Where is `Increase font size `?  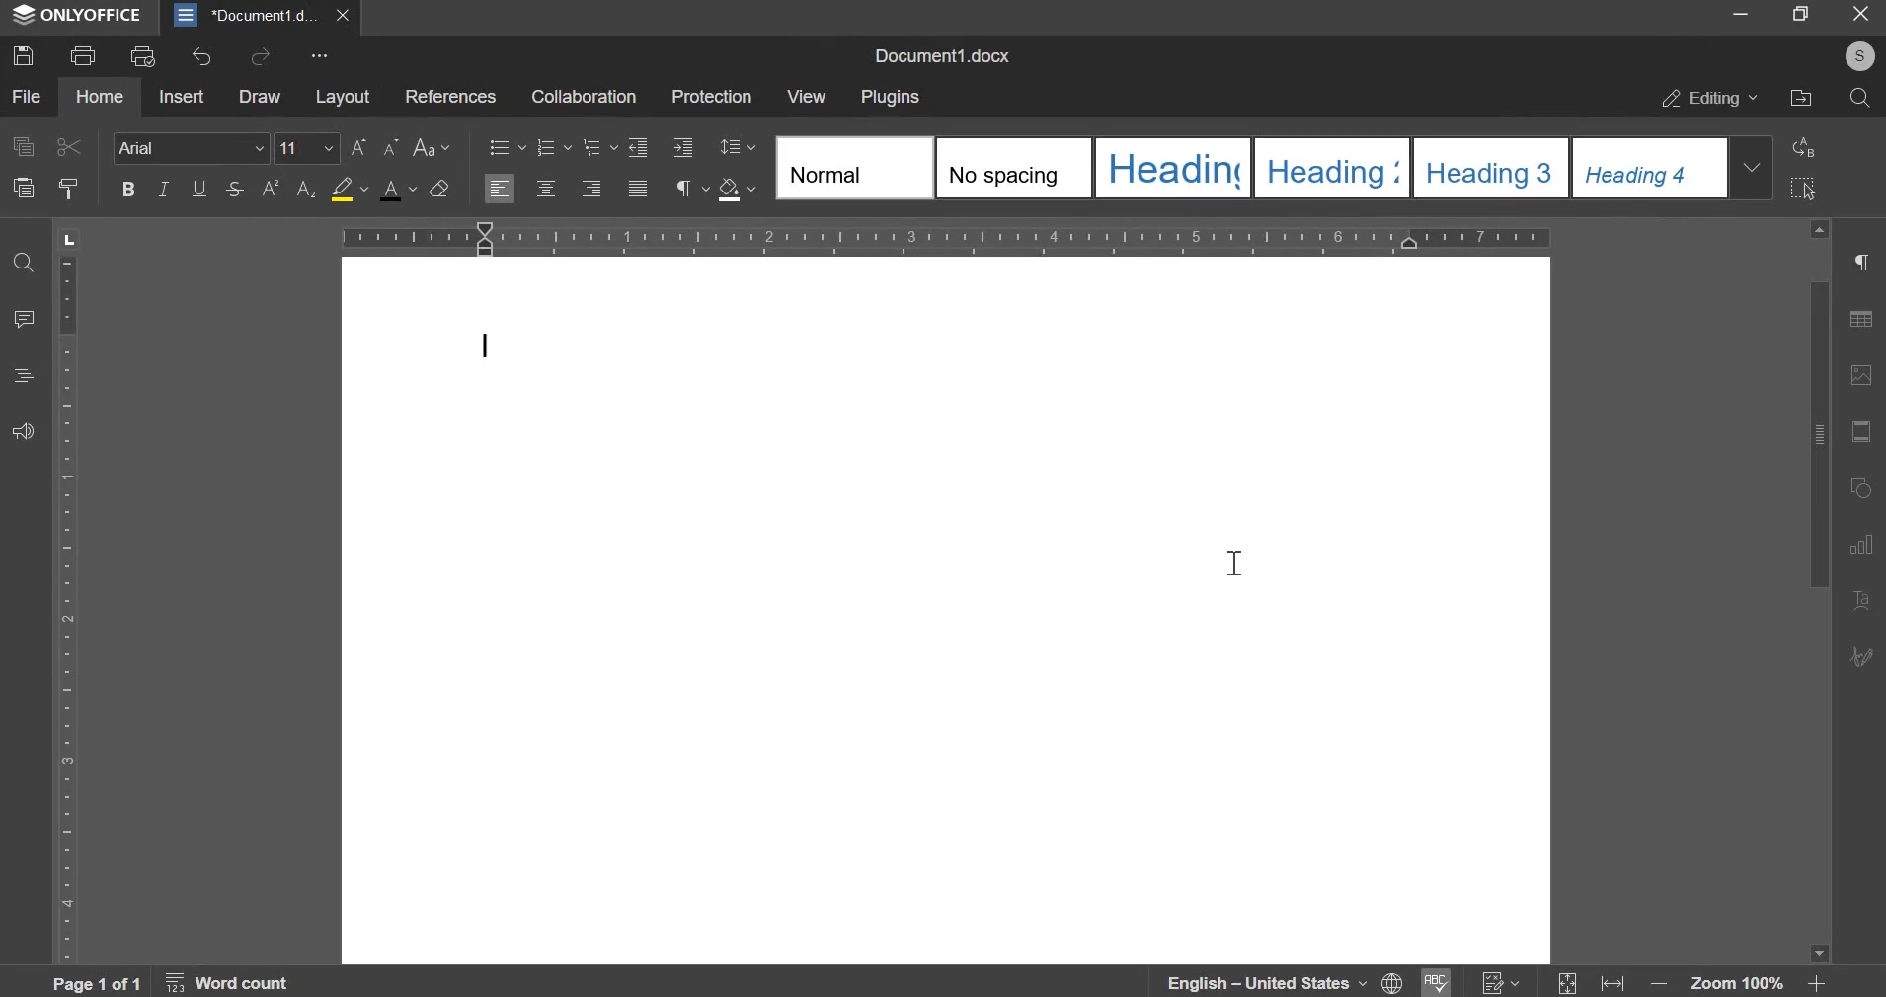 Increase font size  is located at coordinates (362, 148).